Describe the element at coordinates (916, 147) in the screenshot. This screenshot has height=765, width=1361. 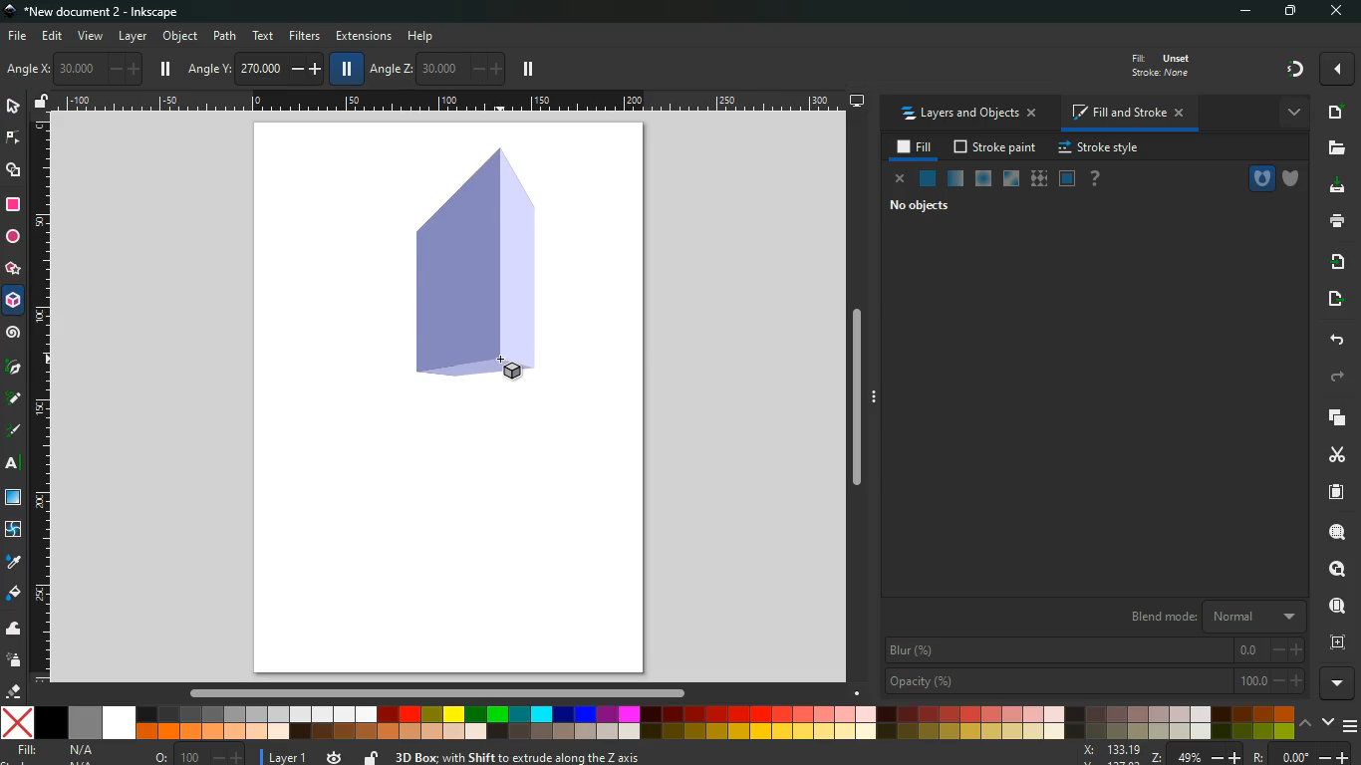
I see `fill` at that location.